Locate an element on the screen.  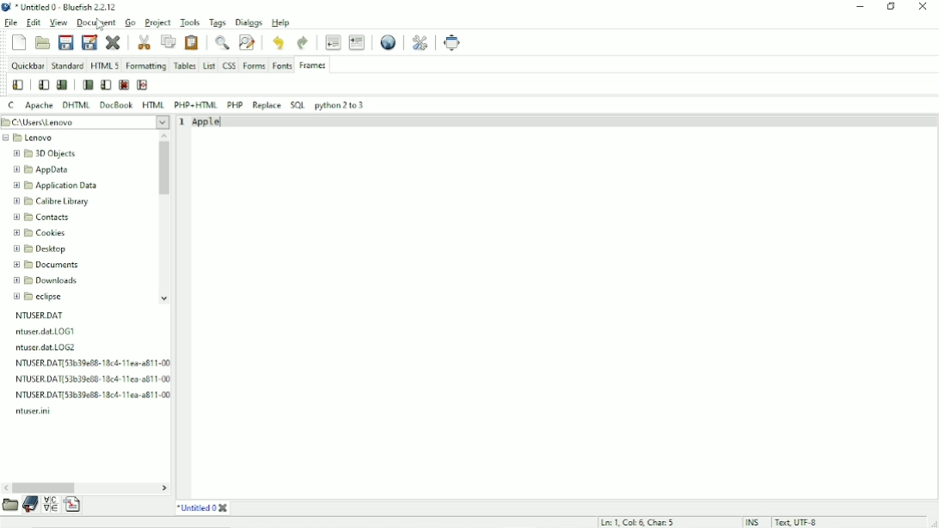
PHP+HTML is located at coordinates (195, 104).